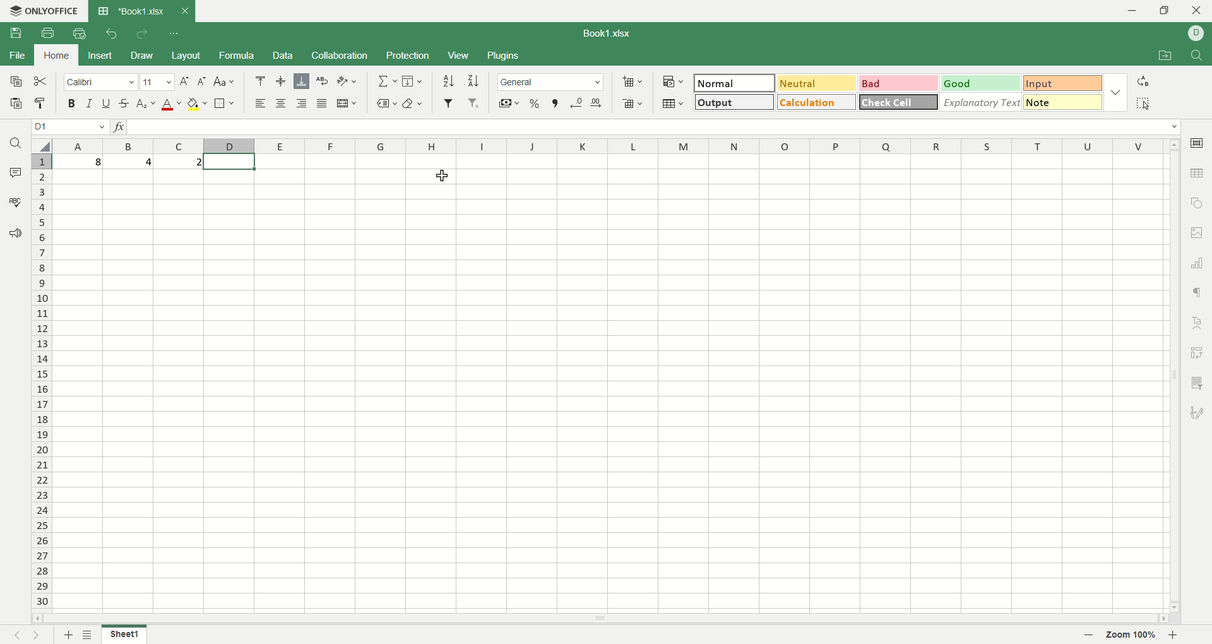 This screenshot has height=644, width=1212. What do you see at coordinates (598, 103) in the screenshot?
I see `increase decimal` at bounding box center [598, 103].